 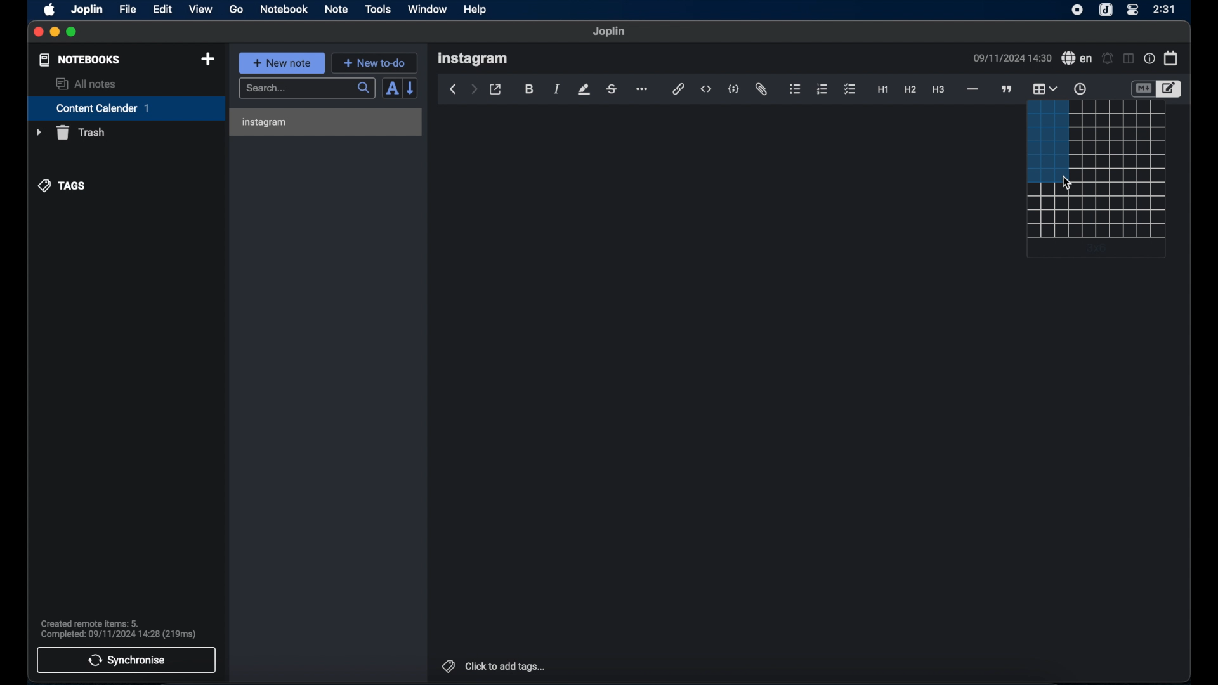 What do you see at coordinates (1006, 89) in the screenshot?
I see `block quote` at bounding box center [1006, 89].